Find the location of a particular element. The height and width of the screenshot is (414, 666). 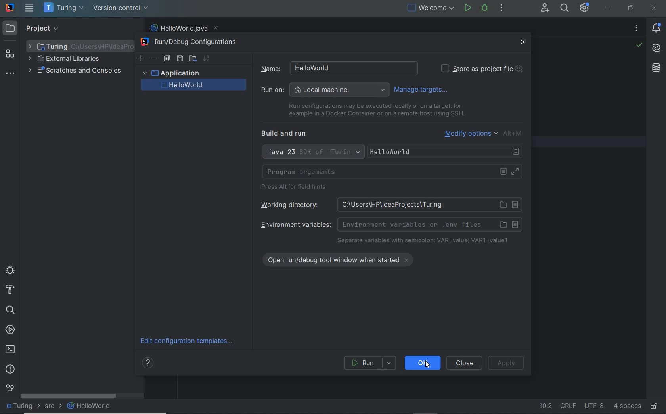

build is located at coordinates (10, 290).